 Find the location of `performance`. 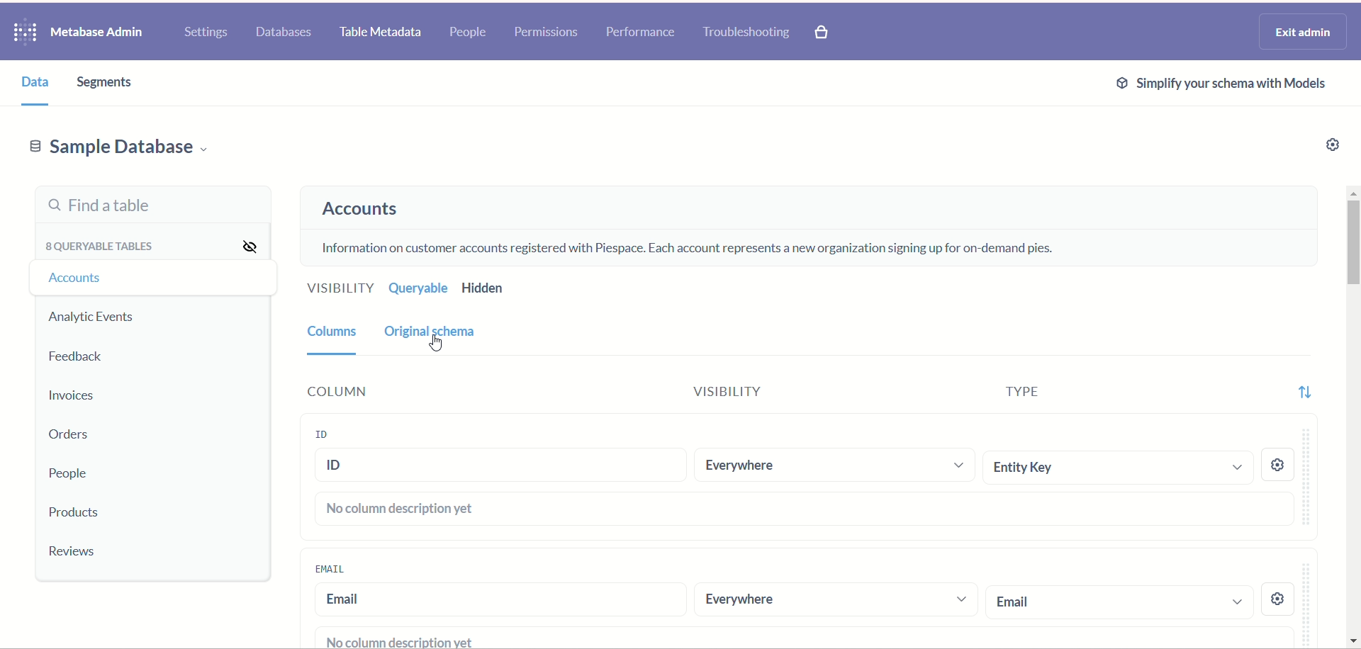

performance is located at coordinates (644, 31).